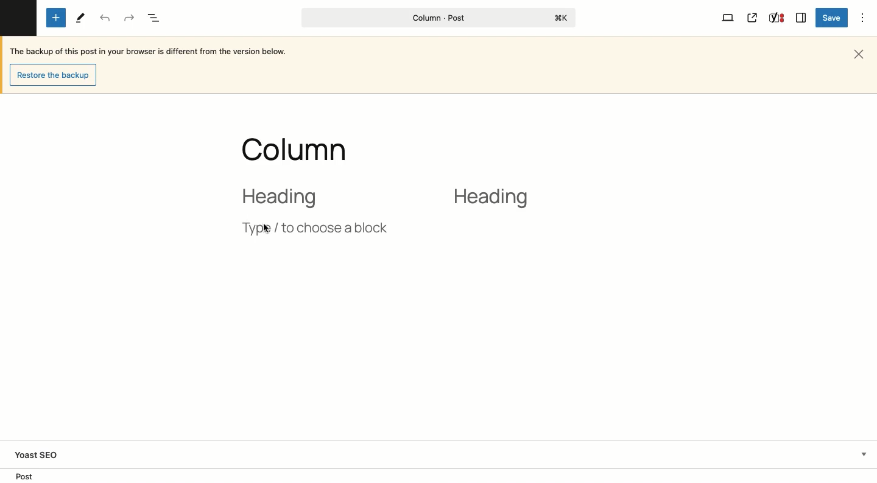 This screenshot has height=483, width=877. Describe the element at coordinates (775, 19) in the screenshot. I see `Yoast` at that location.